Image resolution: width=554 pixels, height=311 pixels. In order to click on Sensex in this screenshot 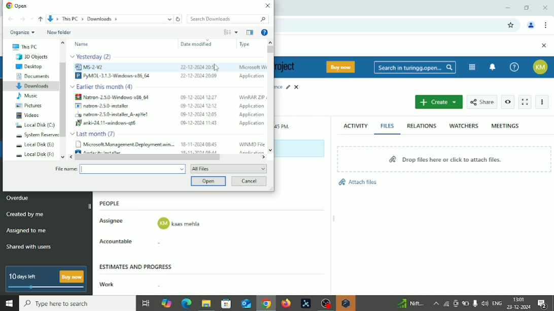, I will do `click(409, 303)`.